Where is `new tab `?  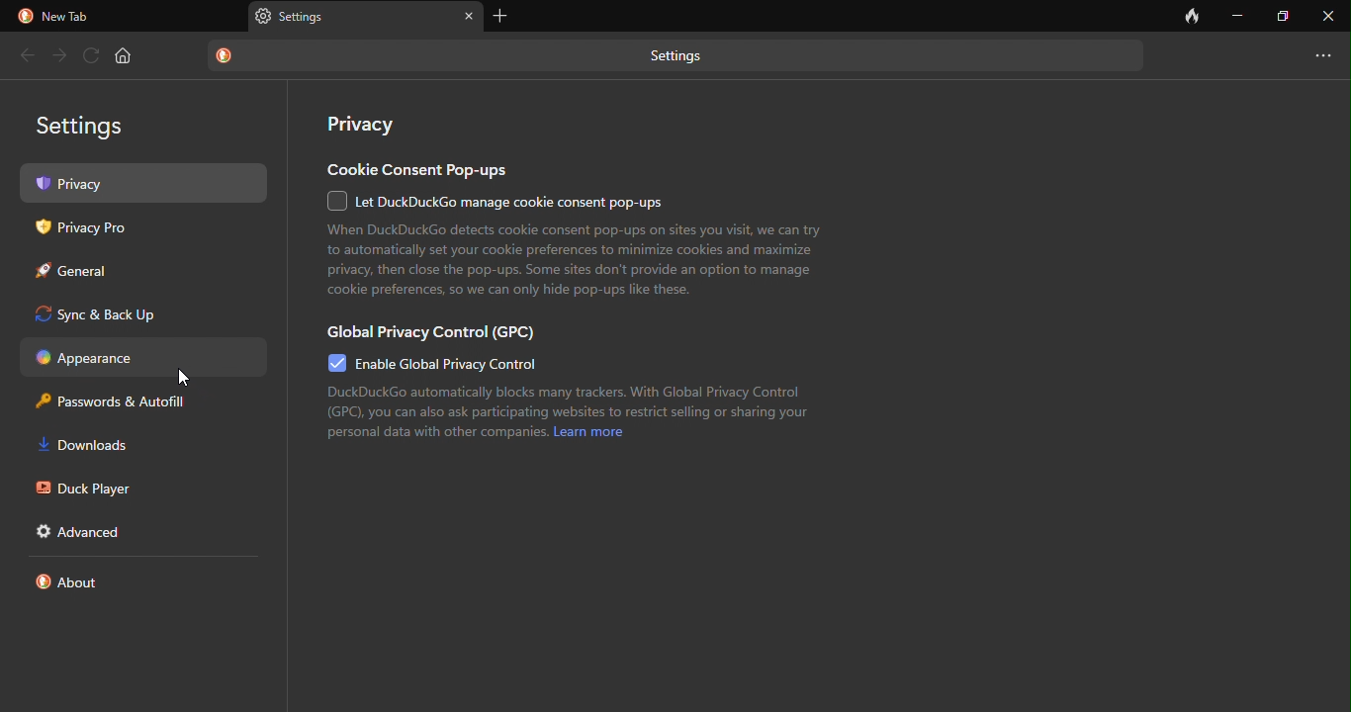
new tab  is located at coordinates (72, 17).